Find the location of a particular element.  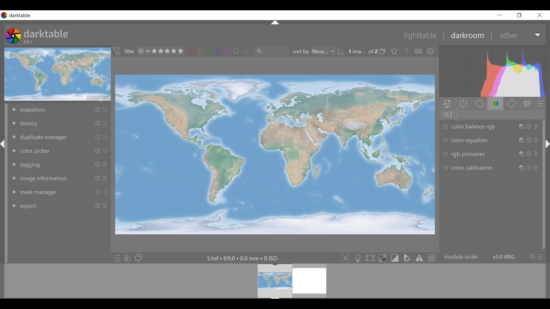

module order is located at coordinates (493, 256).